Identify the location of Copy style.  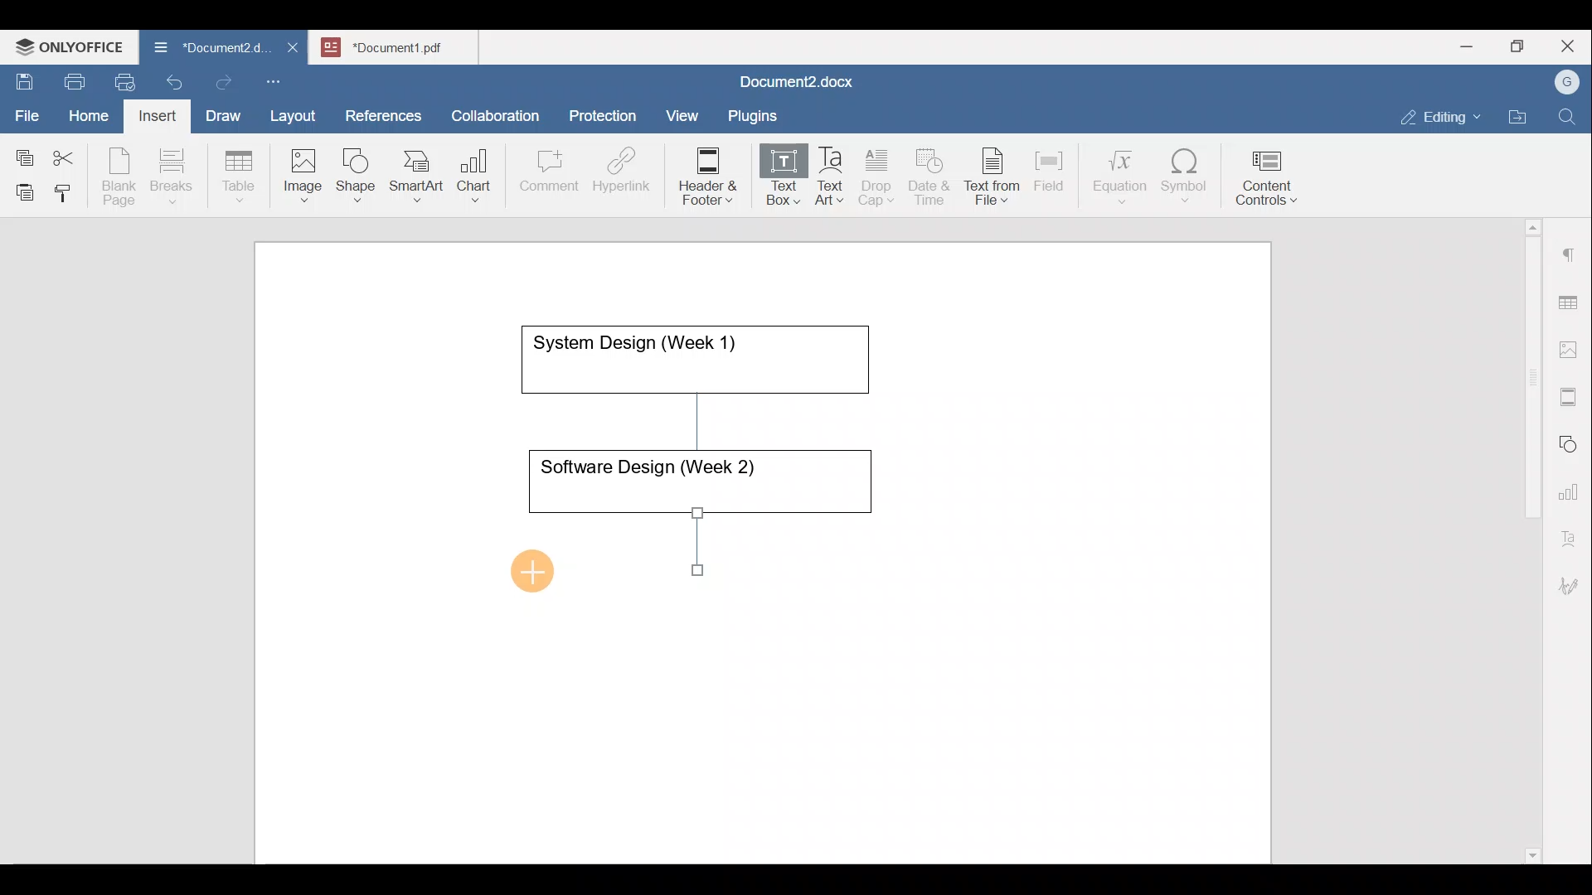
(69, 189).